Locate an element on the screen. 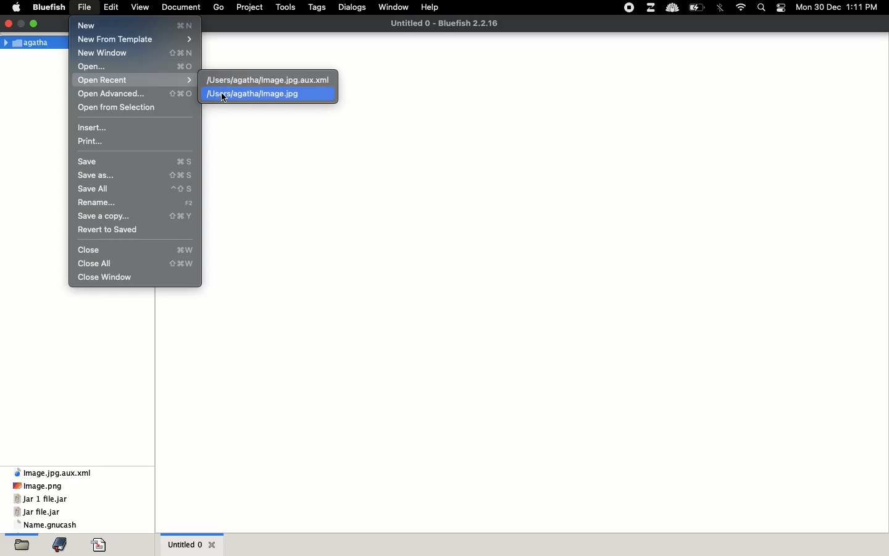  name.gnucash is located at coordinates (50, 525).